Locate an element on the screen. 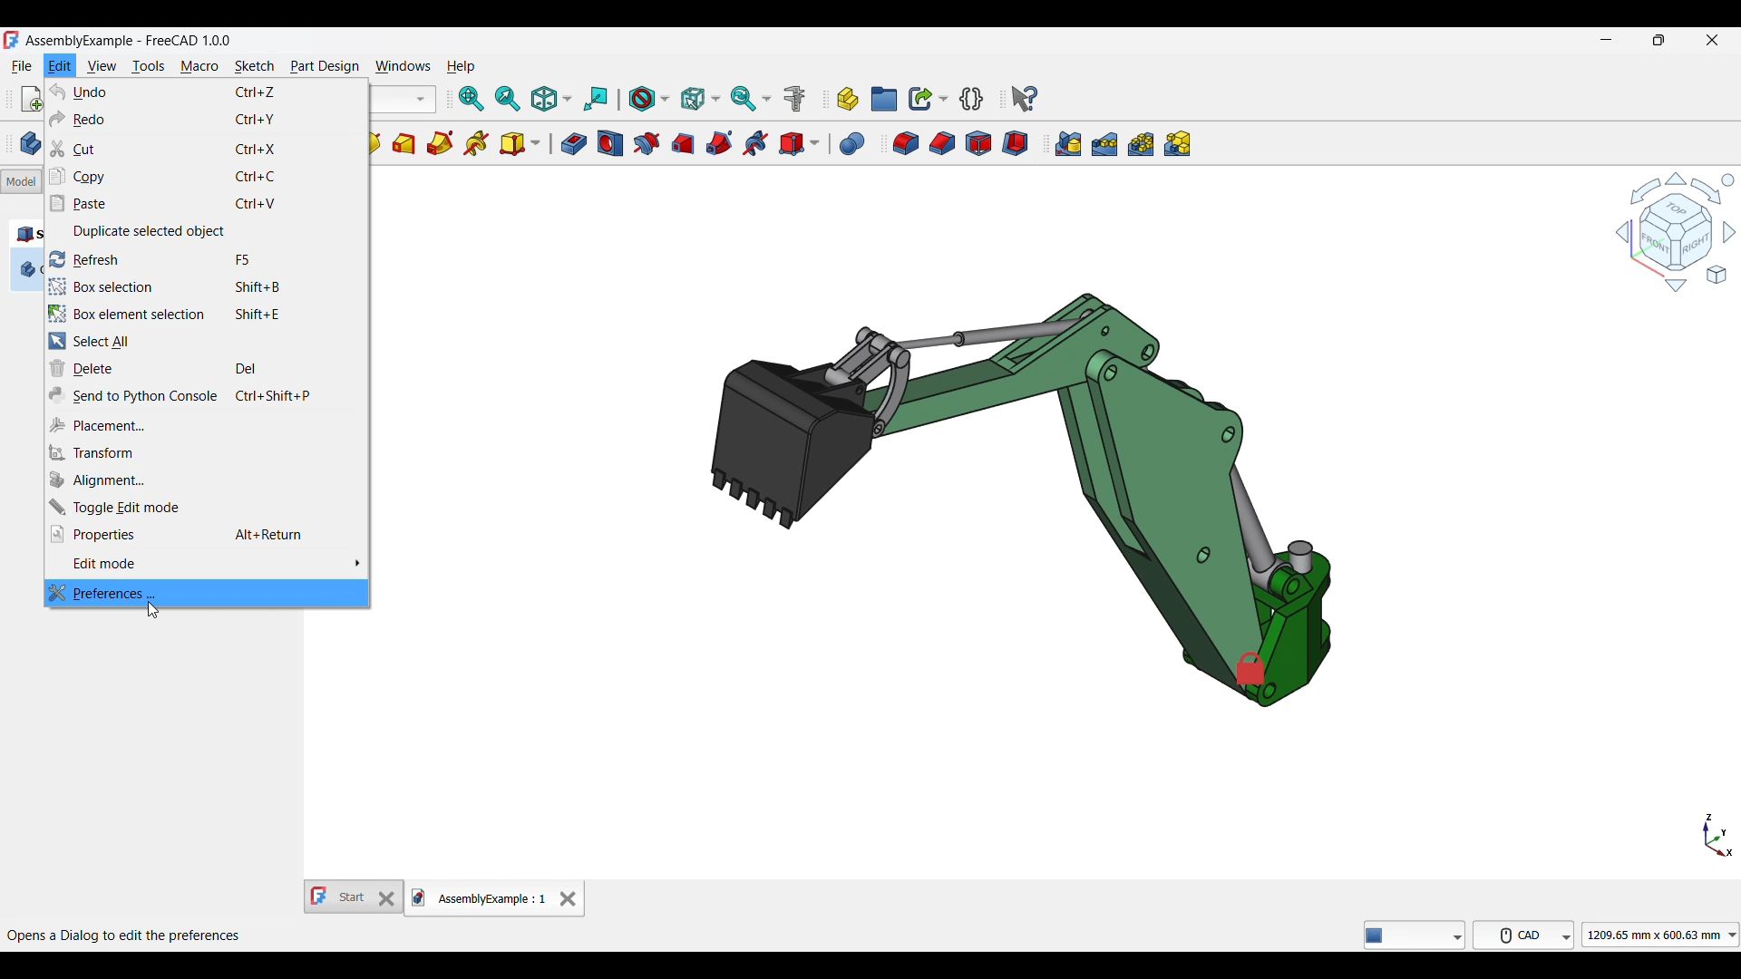  Draft is located at coordinates (979, 143).